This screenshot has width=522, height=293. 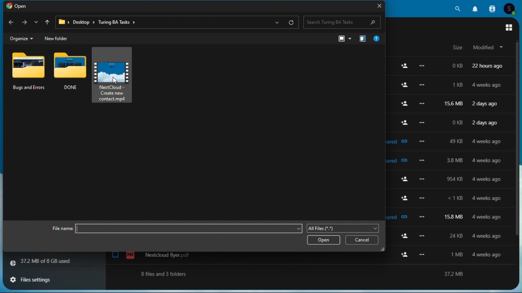 I want to click on shared, so click(x=399, y=142).